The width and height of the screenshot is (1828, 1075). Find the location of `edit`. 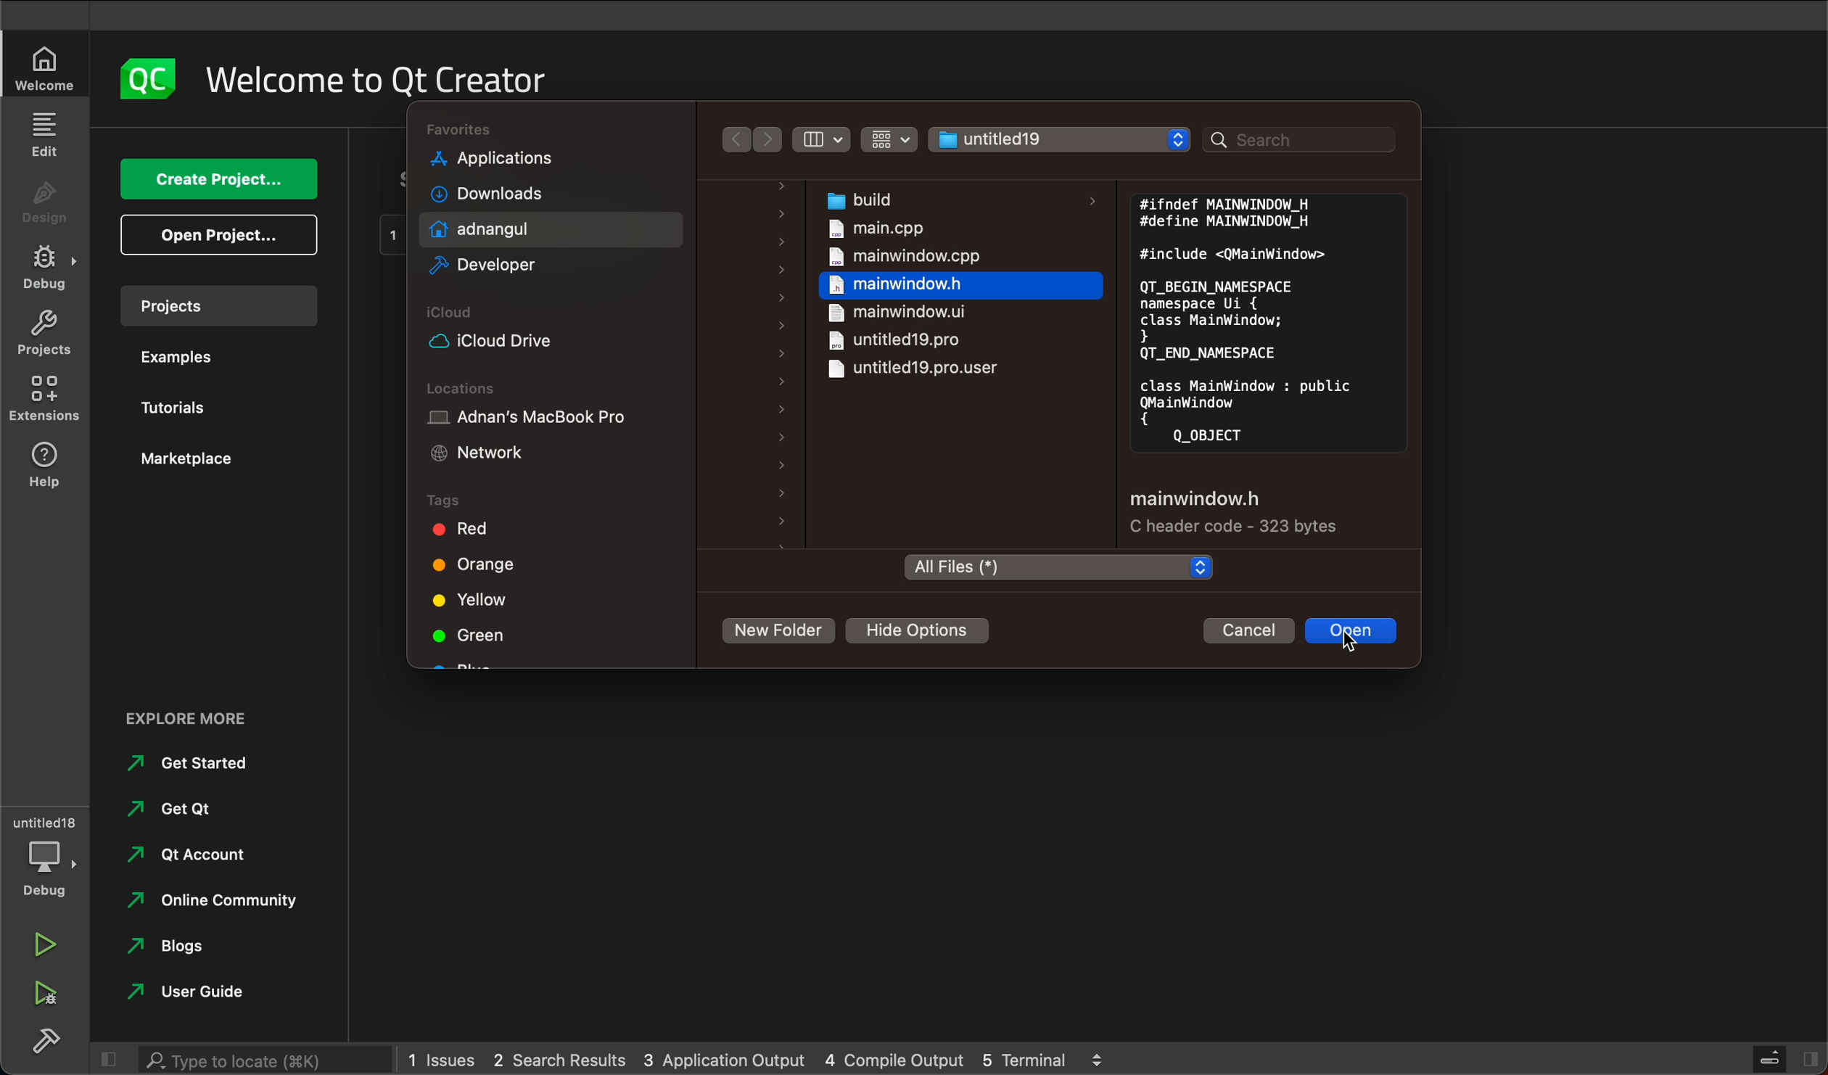

edit is located at coordinates (46, 132).